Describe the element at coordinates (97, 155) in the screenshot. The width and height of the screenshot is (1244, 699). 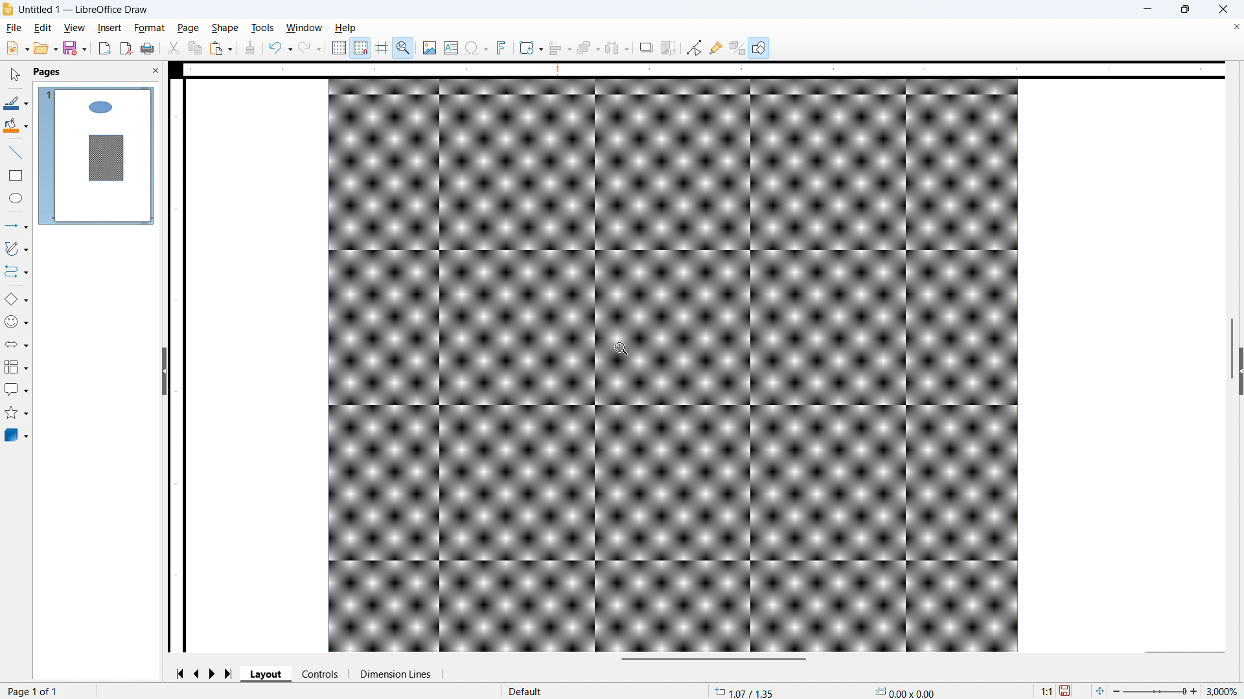
I see `Page display ` at that location.